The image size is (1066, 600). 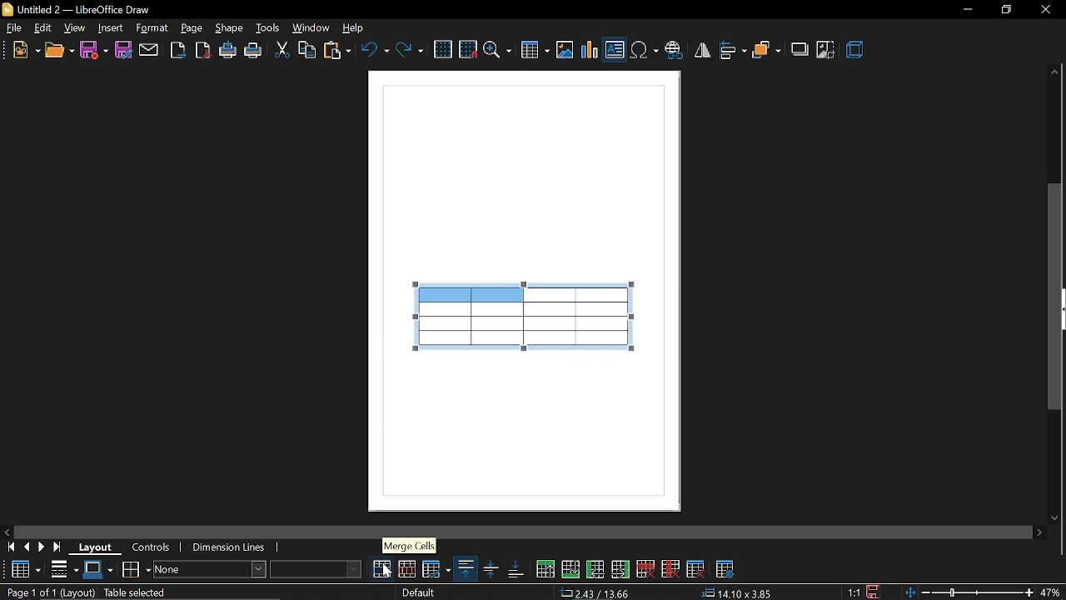 What do you see at coordinates (232, 549) in the screenshot?
I see `dimension lines` at bounding box center [232, 549].